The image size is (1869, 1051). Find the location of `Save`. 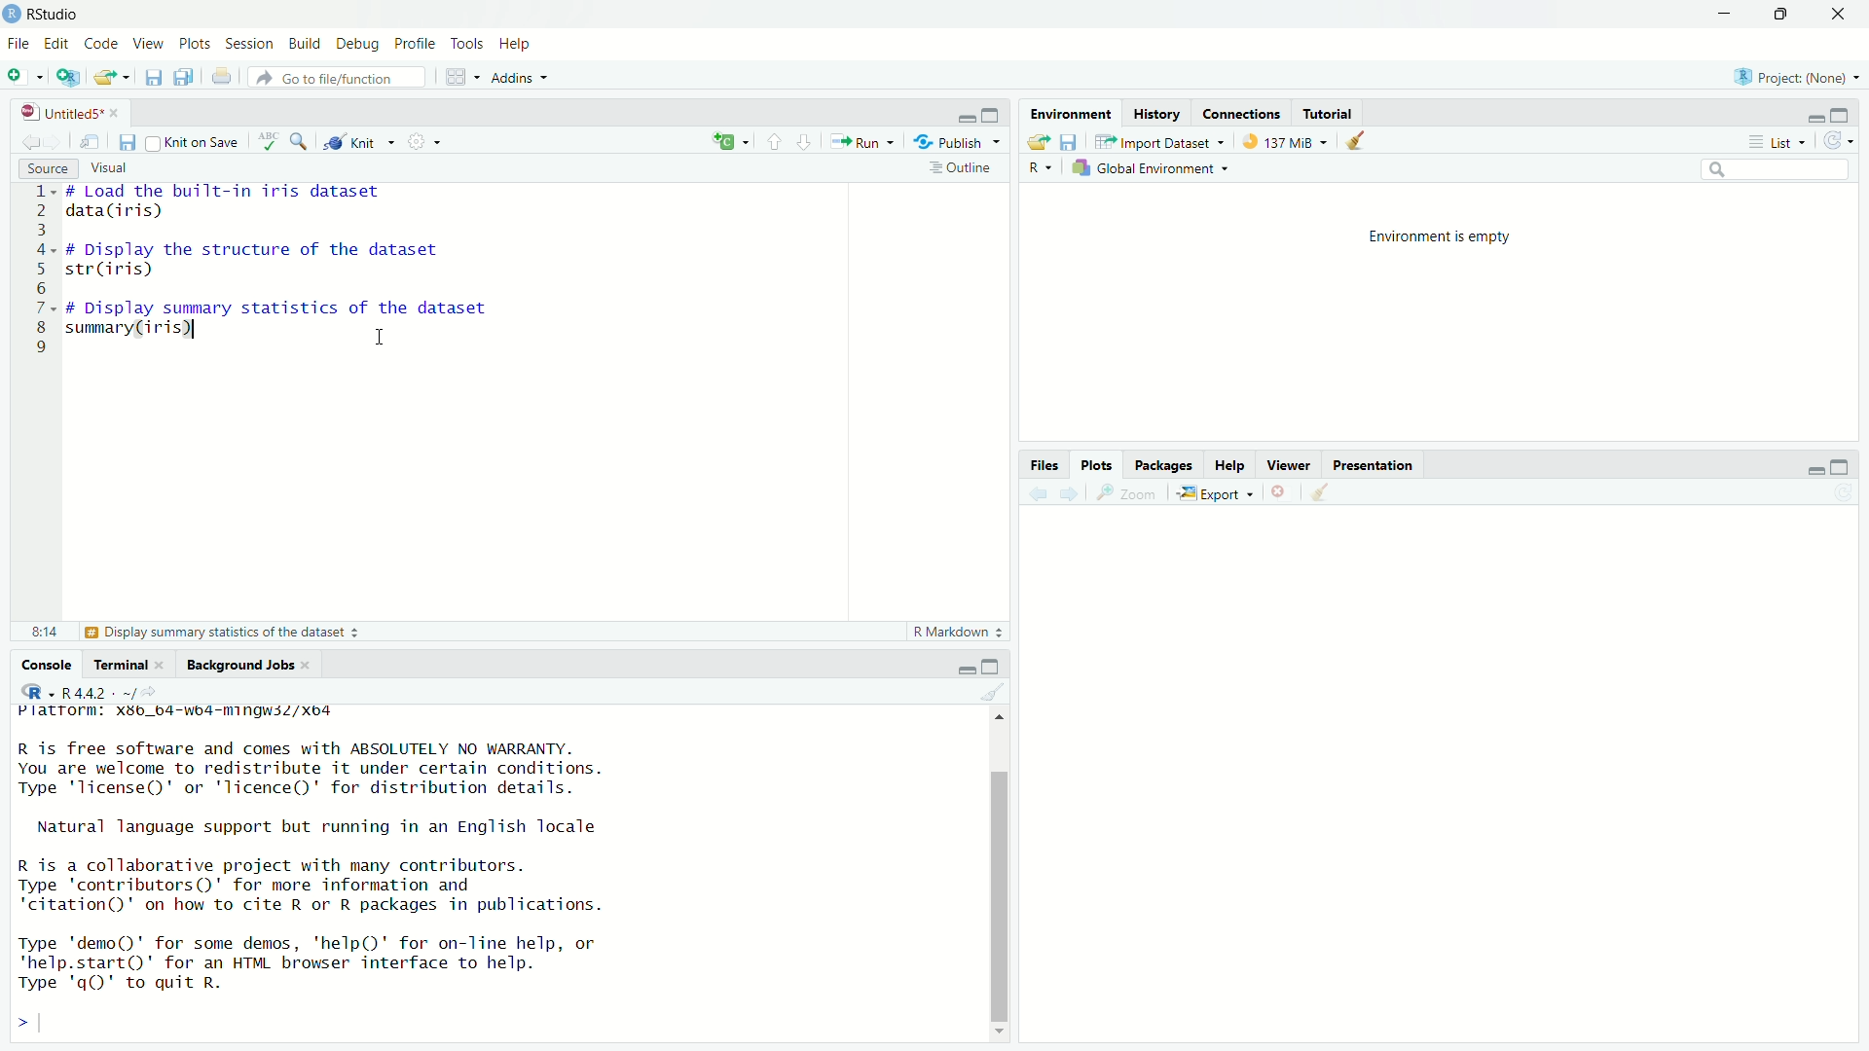

Save is located at coordinates (1073, 140).